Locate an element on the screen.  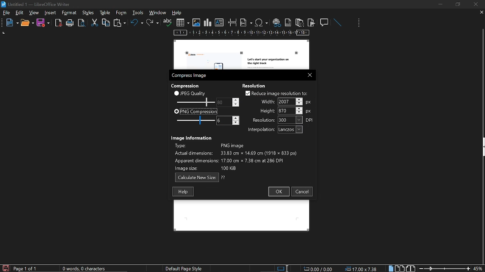
png compression is located at coordinates (196, 111).